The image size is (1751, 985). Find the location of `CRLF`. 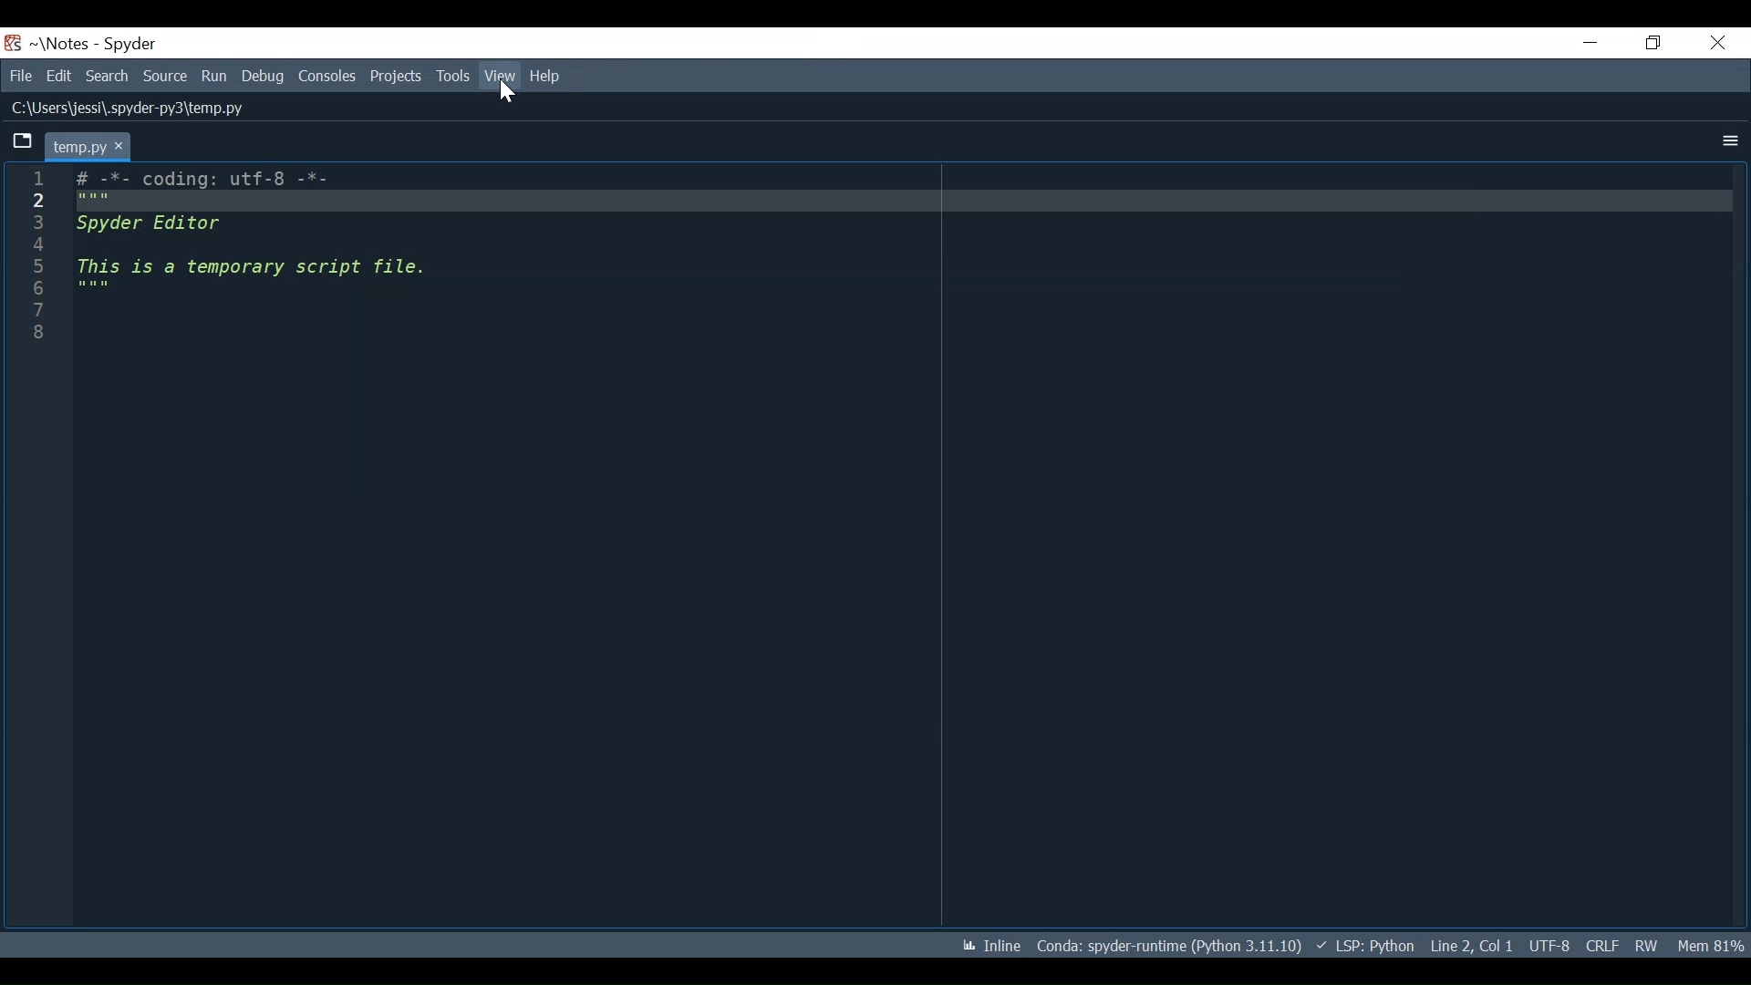

CRLF is located at coordinates (1601, 946).